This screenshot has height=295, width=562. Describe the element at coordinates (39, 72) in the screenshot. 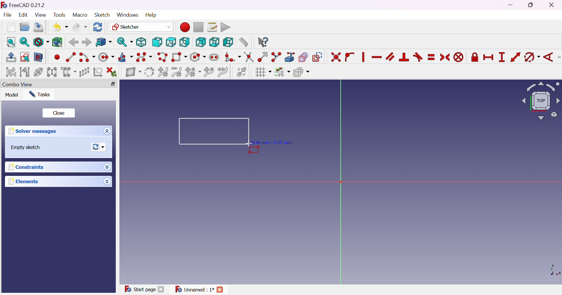

I see `Show/hide internal geometry` at that location.